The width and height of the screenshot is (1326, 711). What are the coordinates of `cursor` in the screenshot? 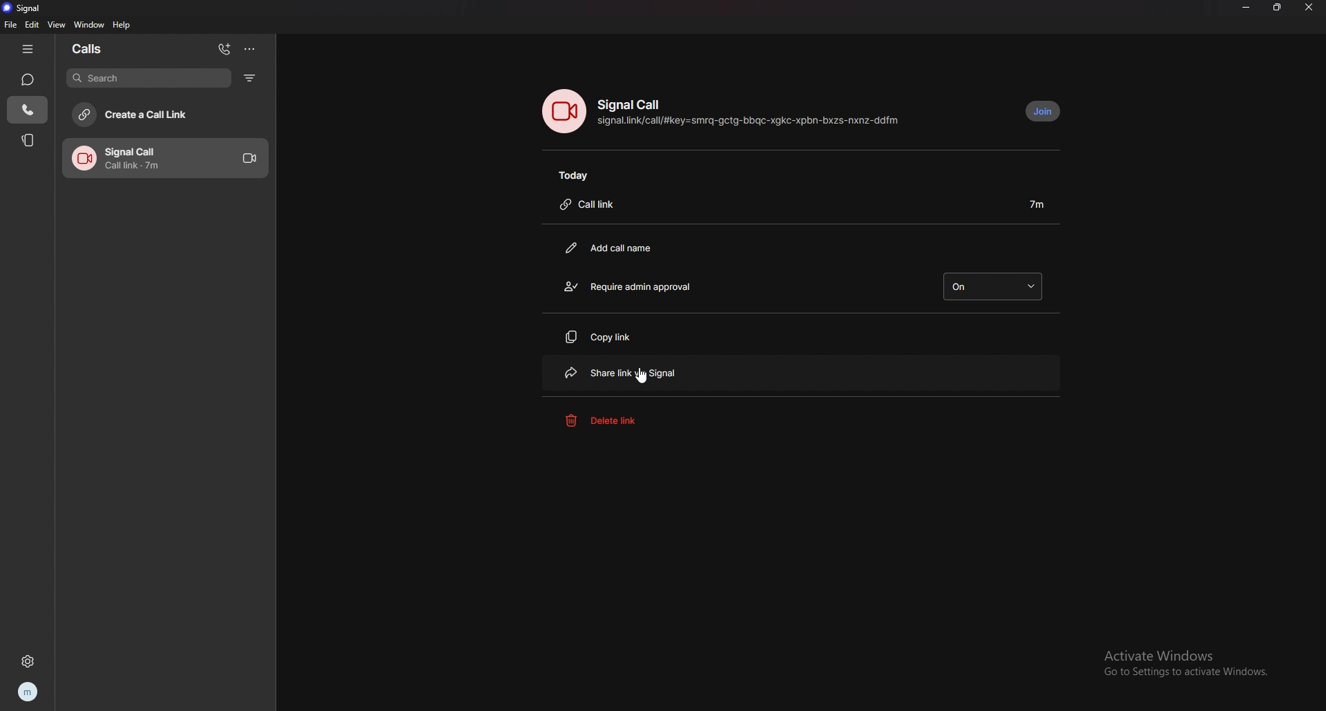 It's located at (642, 376).